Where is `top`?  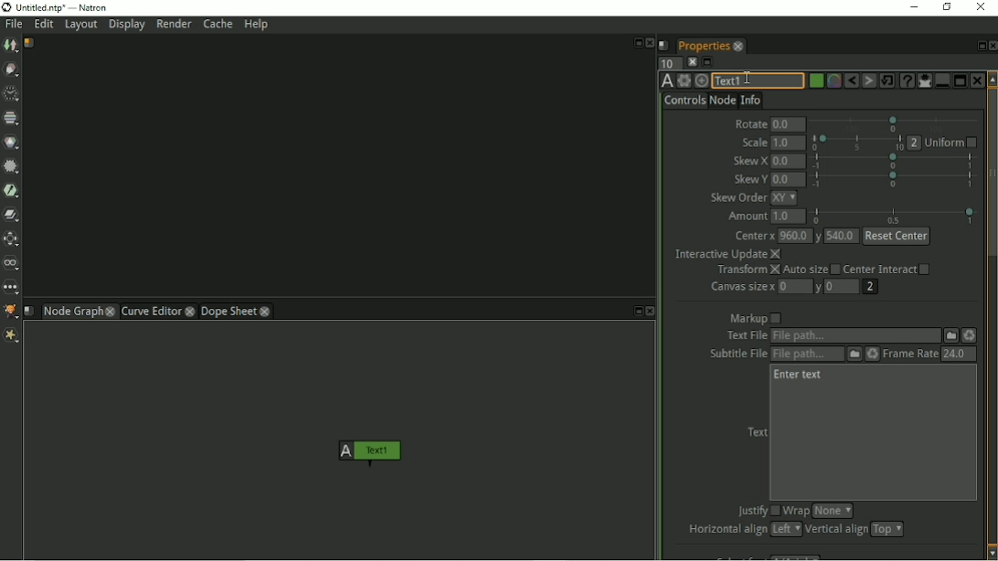 top is located at coordinates (887, 529).